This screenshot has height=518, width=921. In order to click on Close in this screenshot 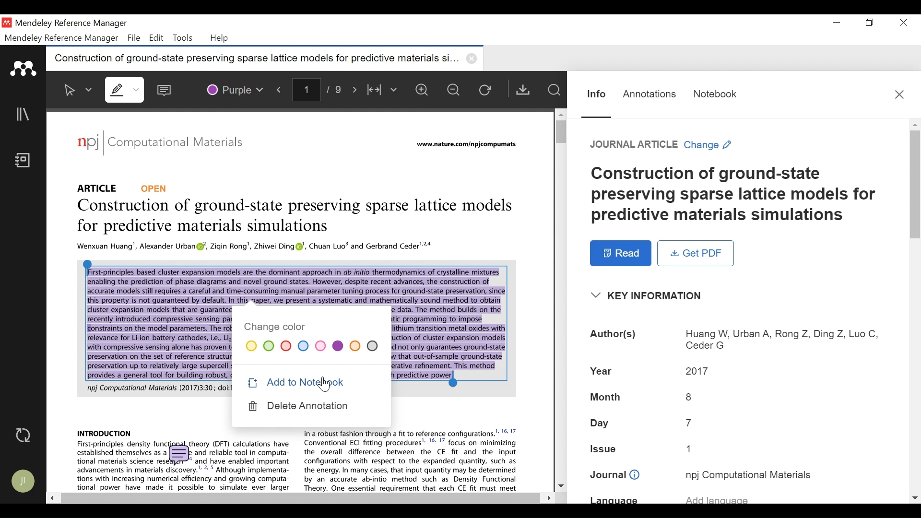, I will do `click(899, 94)`.